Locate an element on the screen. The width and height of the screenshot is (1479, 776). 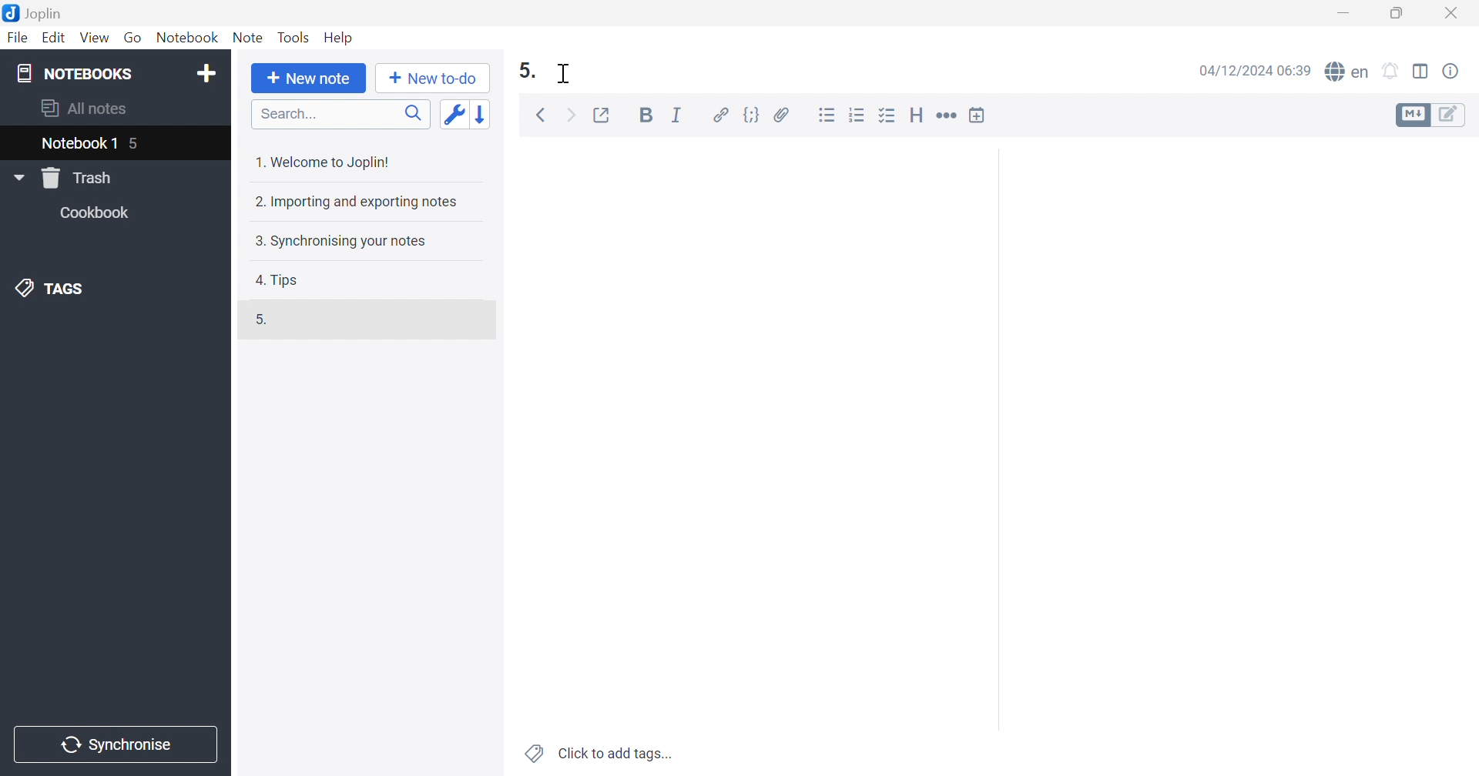
Close is located at coordinates (1455, 12).